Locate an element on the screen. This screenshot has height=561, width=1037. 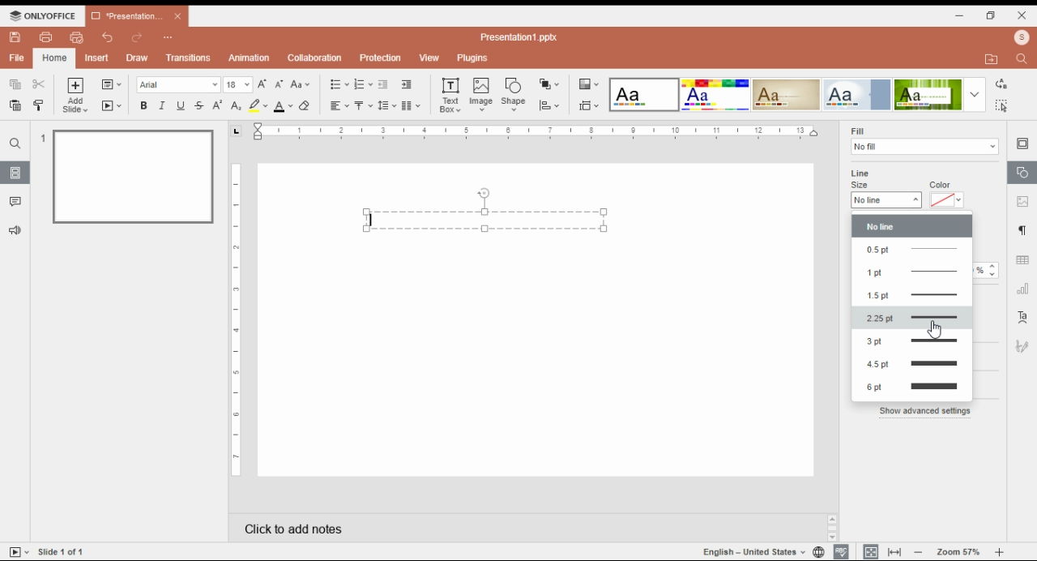
language is located at coordinates (752, 552).